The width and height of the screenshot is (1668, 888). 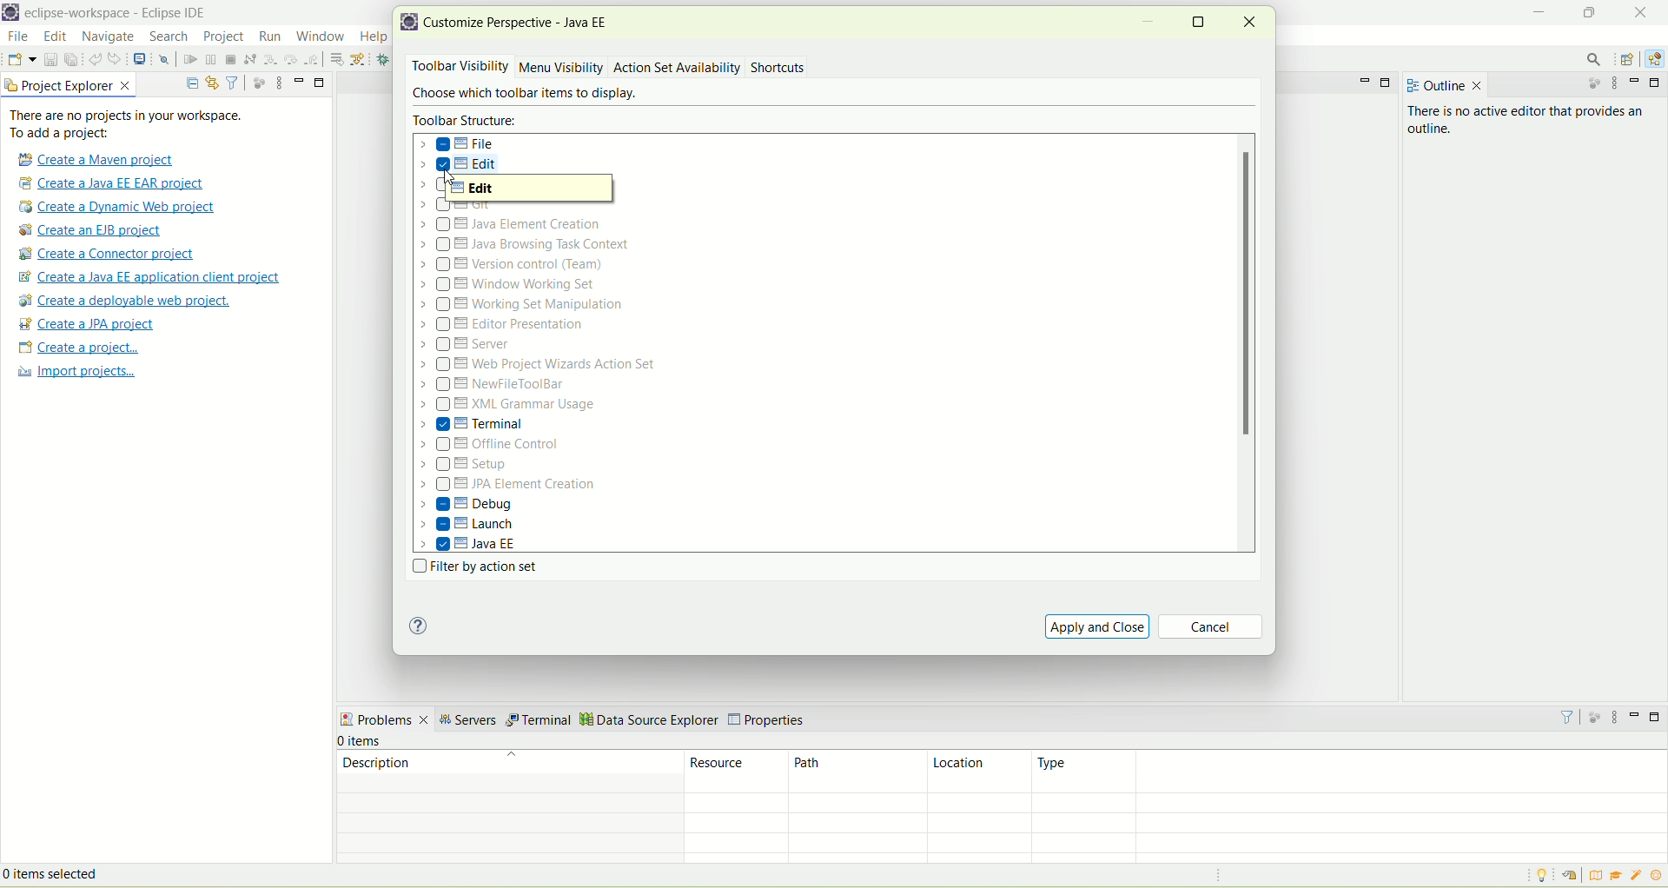 What do you see at coordinates (1148, 25) in the screenshot?
I see `minimize` at bounding box center [1148, 25].